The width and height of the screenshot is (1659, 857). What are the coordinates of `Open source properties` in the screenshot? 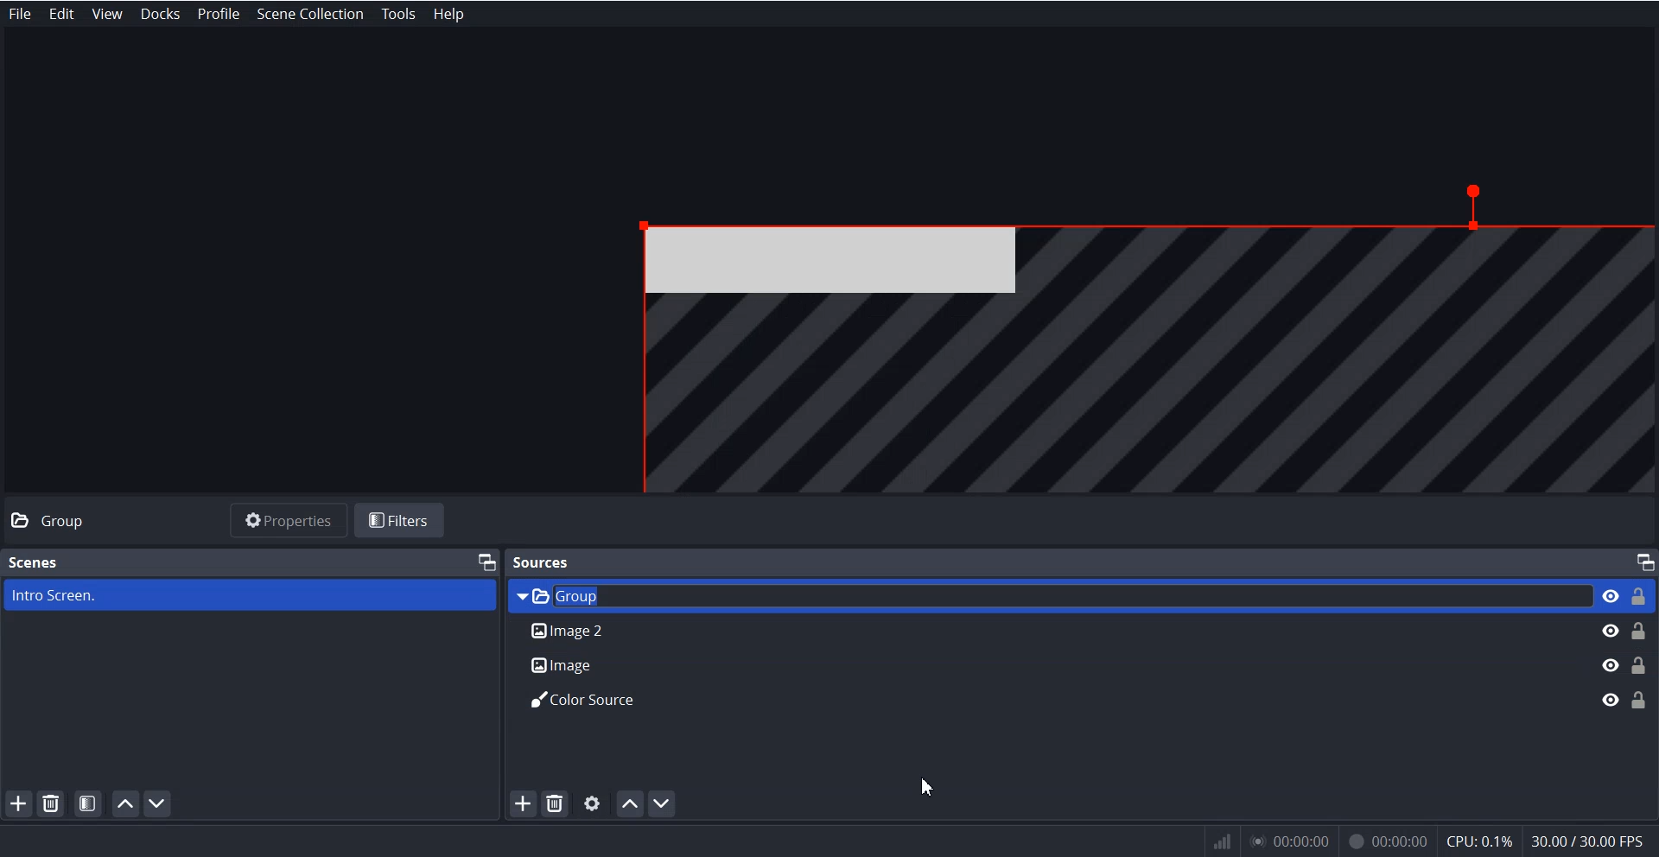 It's located at (593, 803).